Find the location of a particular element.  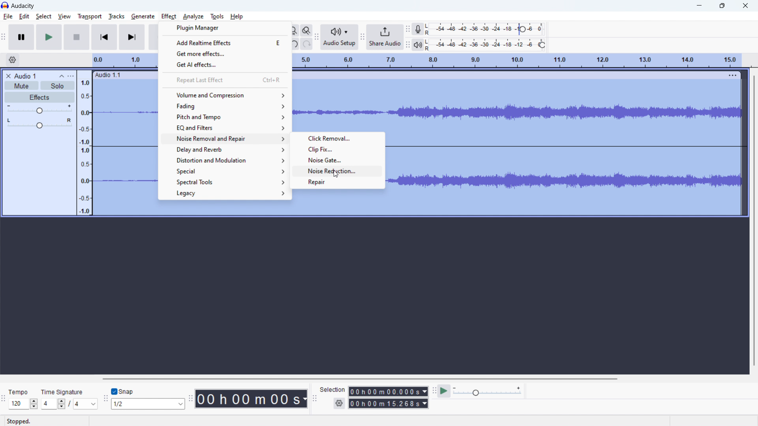

skip to end is located at coordinates (132, 37).